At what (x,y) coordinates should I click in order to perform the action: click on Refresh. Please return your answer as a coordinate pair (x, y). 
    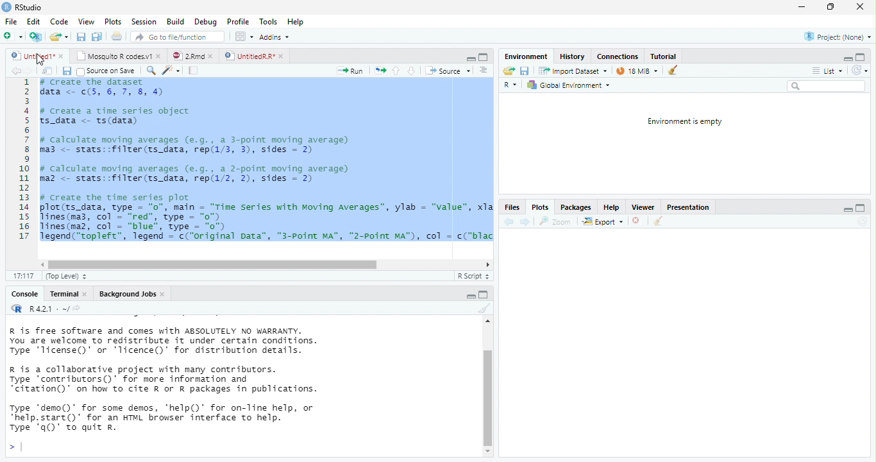
    Looking at the image, I should click on (860, 71).